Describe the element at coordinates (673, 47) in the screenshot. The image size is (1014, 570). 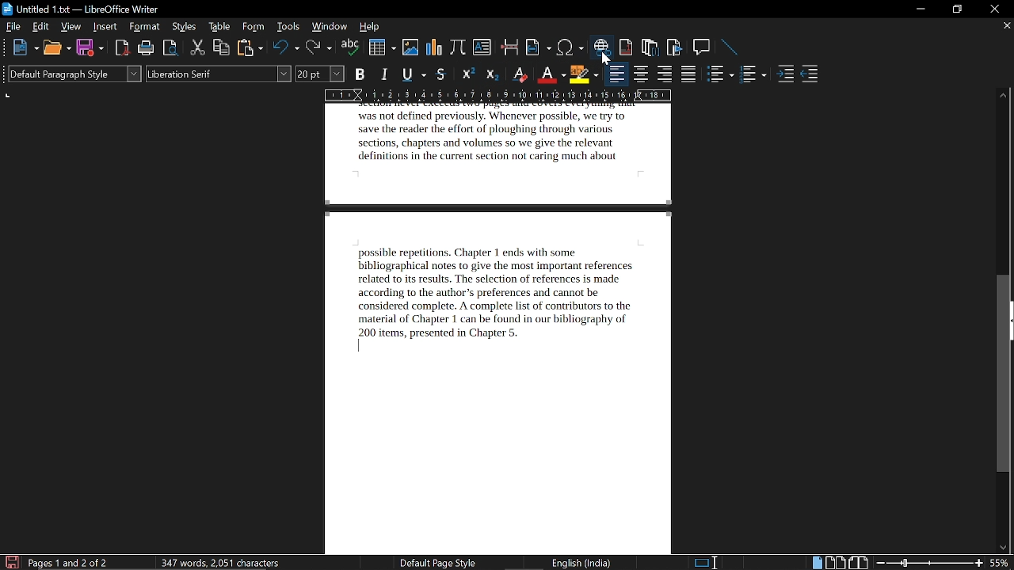
I see `insert bibliography` at that location.